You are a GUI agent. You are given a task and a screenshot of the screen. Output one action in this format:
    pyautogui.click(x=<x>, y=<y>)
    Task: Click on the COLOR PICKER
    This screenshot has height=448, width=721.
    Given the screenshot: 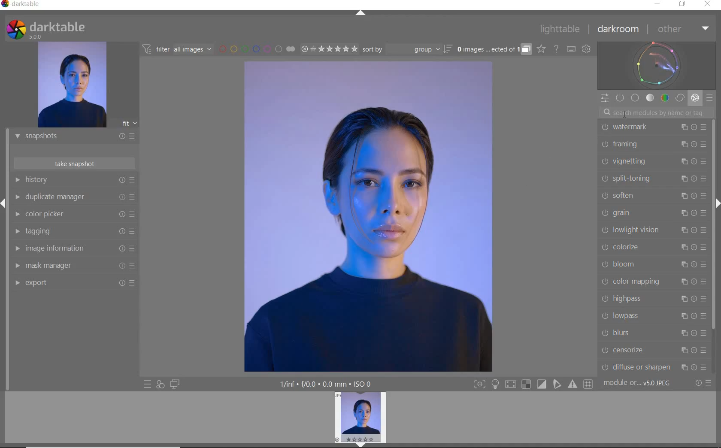 What is the action you would take?
    pyautogui.click(x=76, y=215)
    